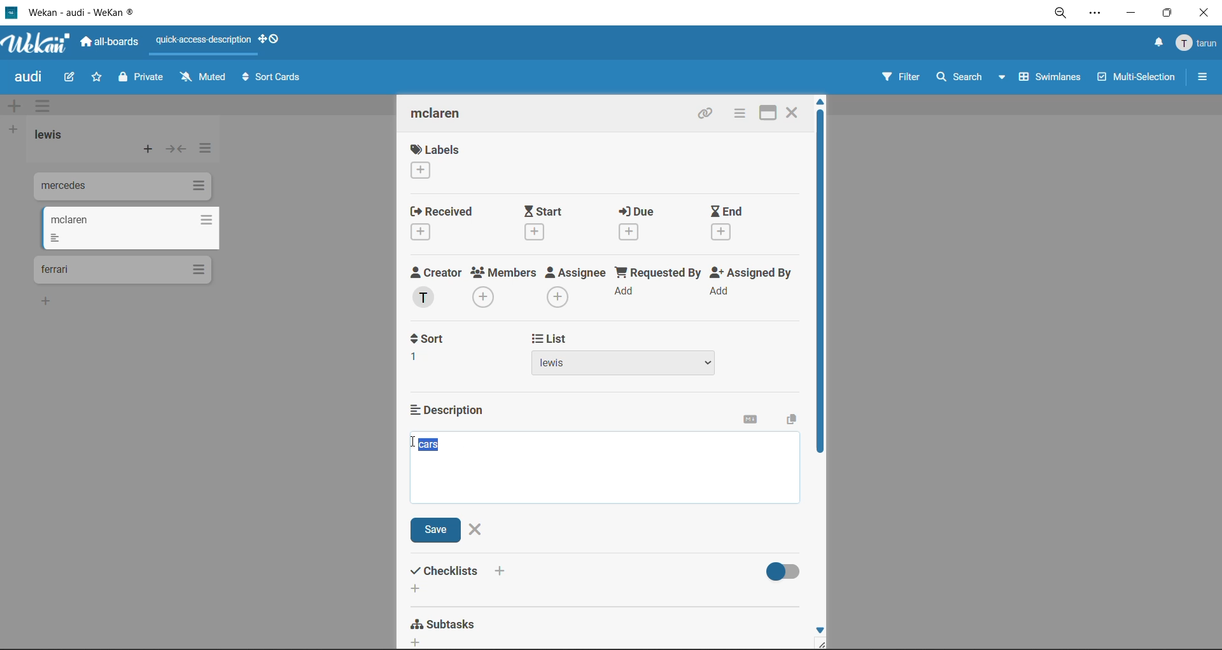  I want to click on notifications, so click(1156, 45).